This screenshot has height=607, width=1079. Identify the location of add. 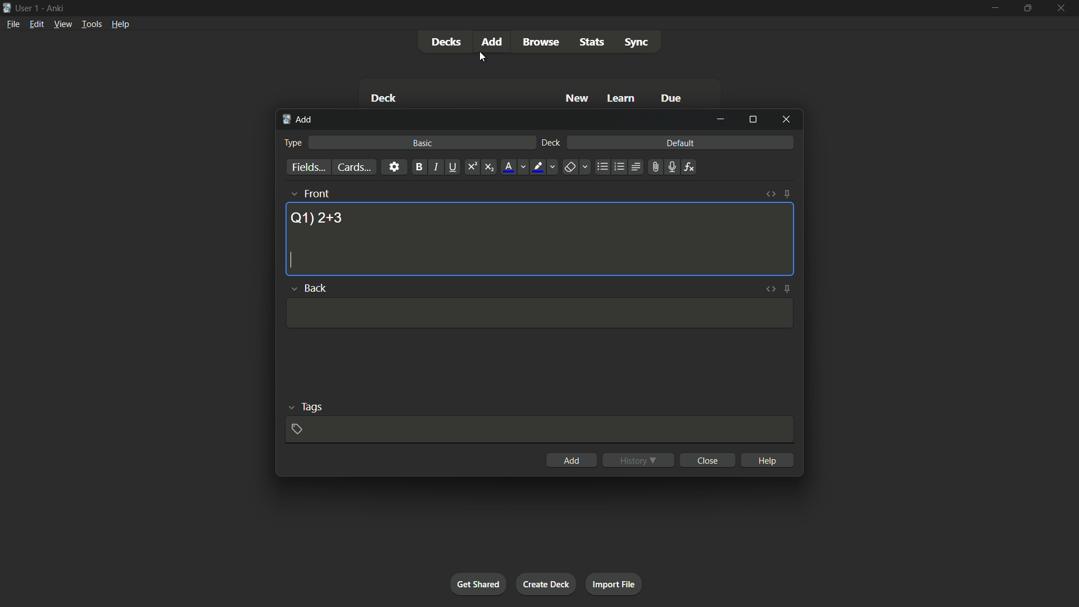
(494, 41).